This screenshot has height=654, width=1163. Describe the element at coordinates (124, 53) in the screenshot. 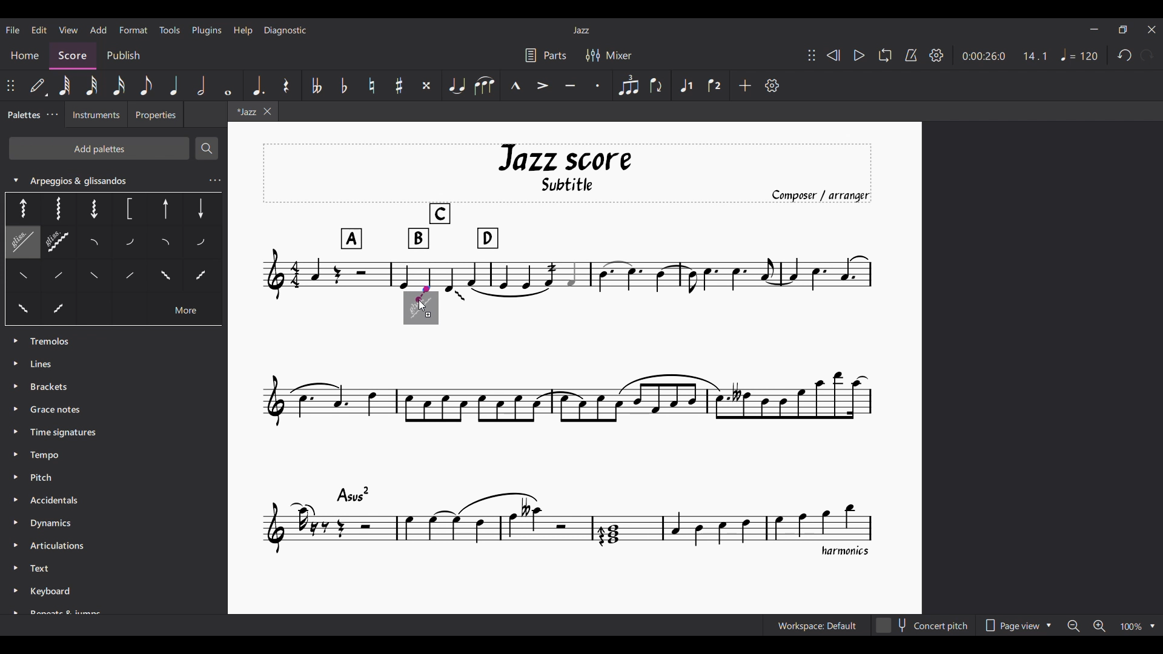

I see `Publish` at that location.